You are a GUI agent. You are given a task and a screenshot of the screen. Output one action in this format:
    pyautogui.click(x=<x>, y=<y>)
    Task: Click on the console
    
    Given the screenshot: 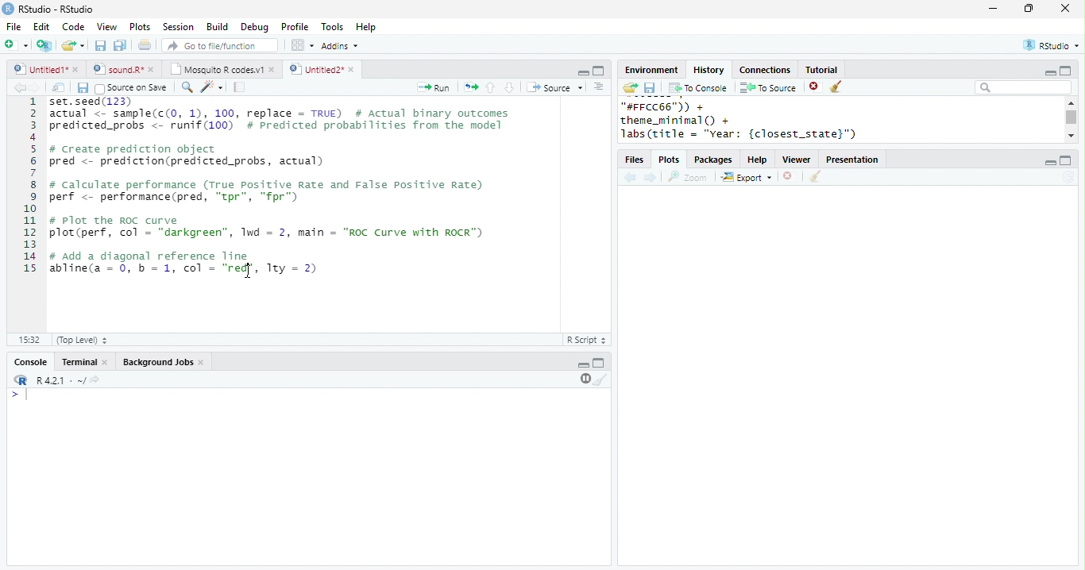 What is the action you would take?
    pyautogui.click(x=29, y=363)
    